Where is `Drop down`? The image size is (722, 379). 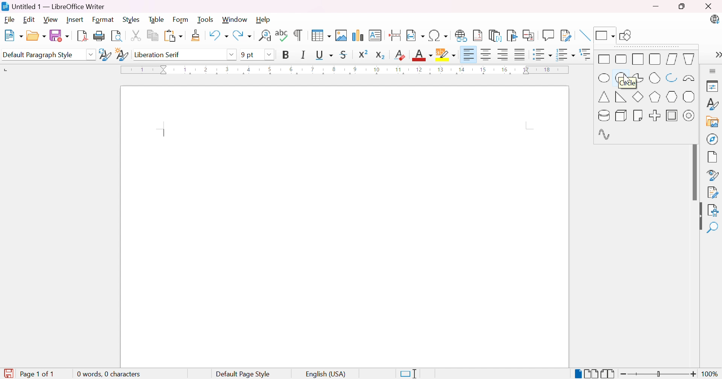
Drop down is located at coordinates (92, 55).